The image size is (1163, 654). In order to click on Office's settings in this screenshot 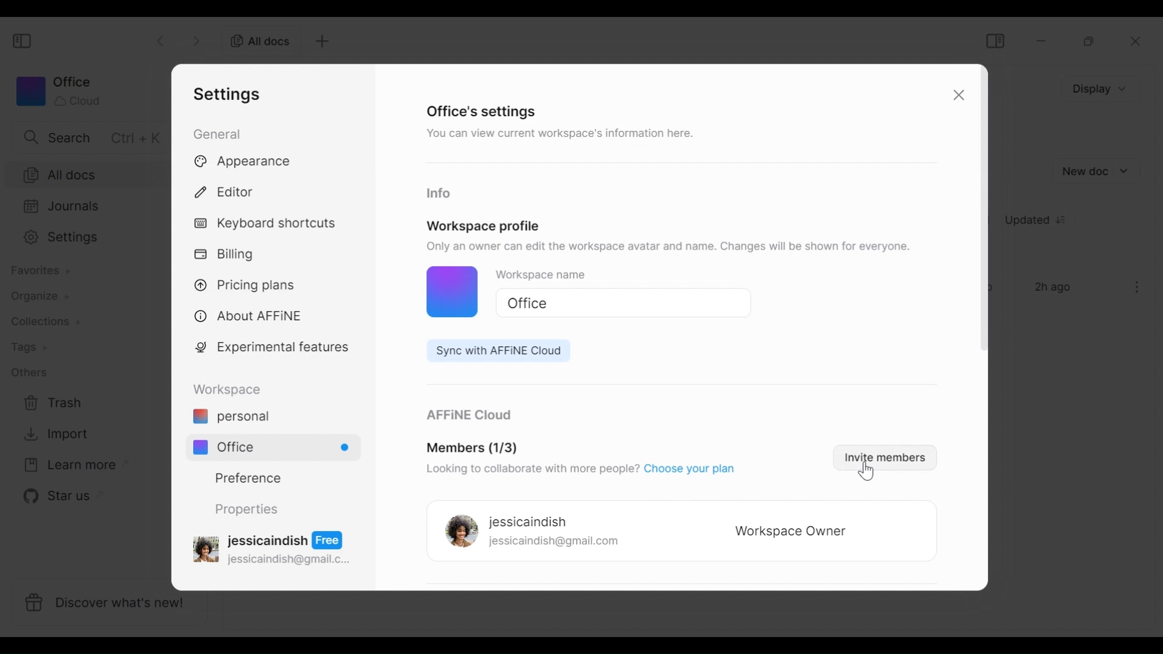, I will do `click(482, 111)`.